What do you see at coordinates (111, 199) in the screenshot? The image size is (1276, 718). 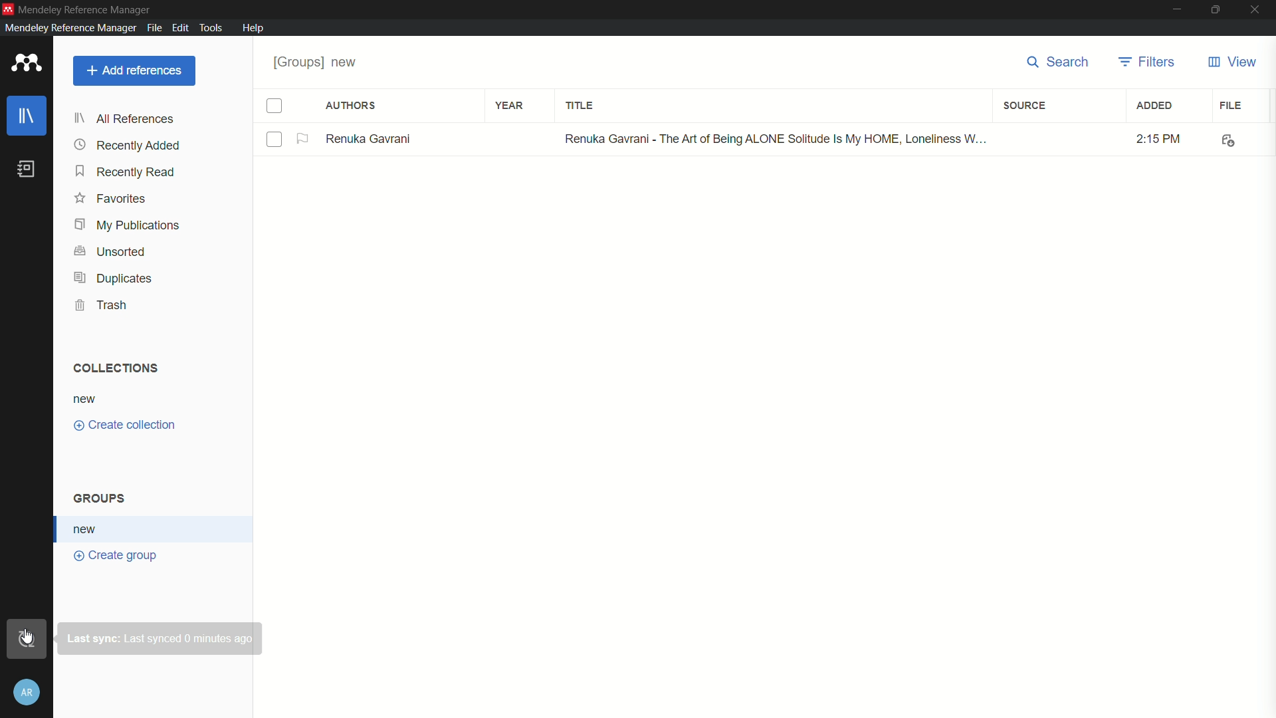 I see `favorites` at bounding box center [111, 199].